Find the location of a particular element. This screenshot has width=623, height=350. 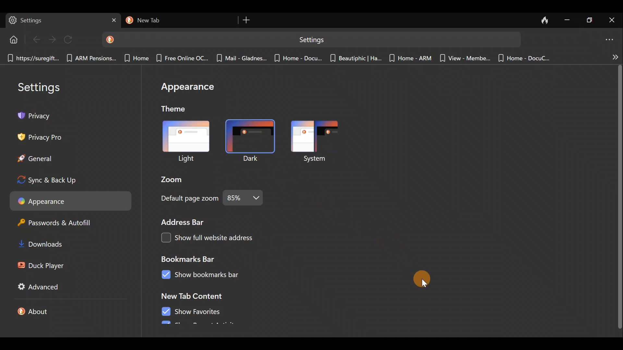

Dark is located at coordinates (254, 142).